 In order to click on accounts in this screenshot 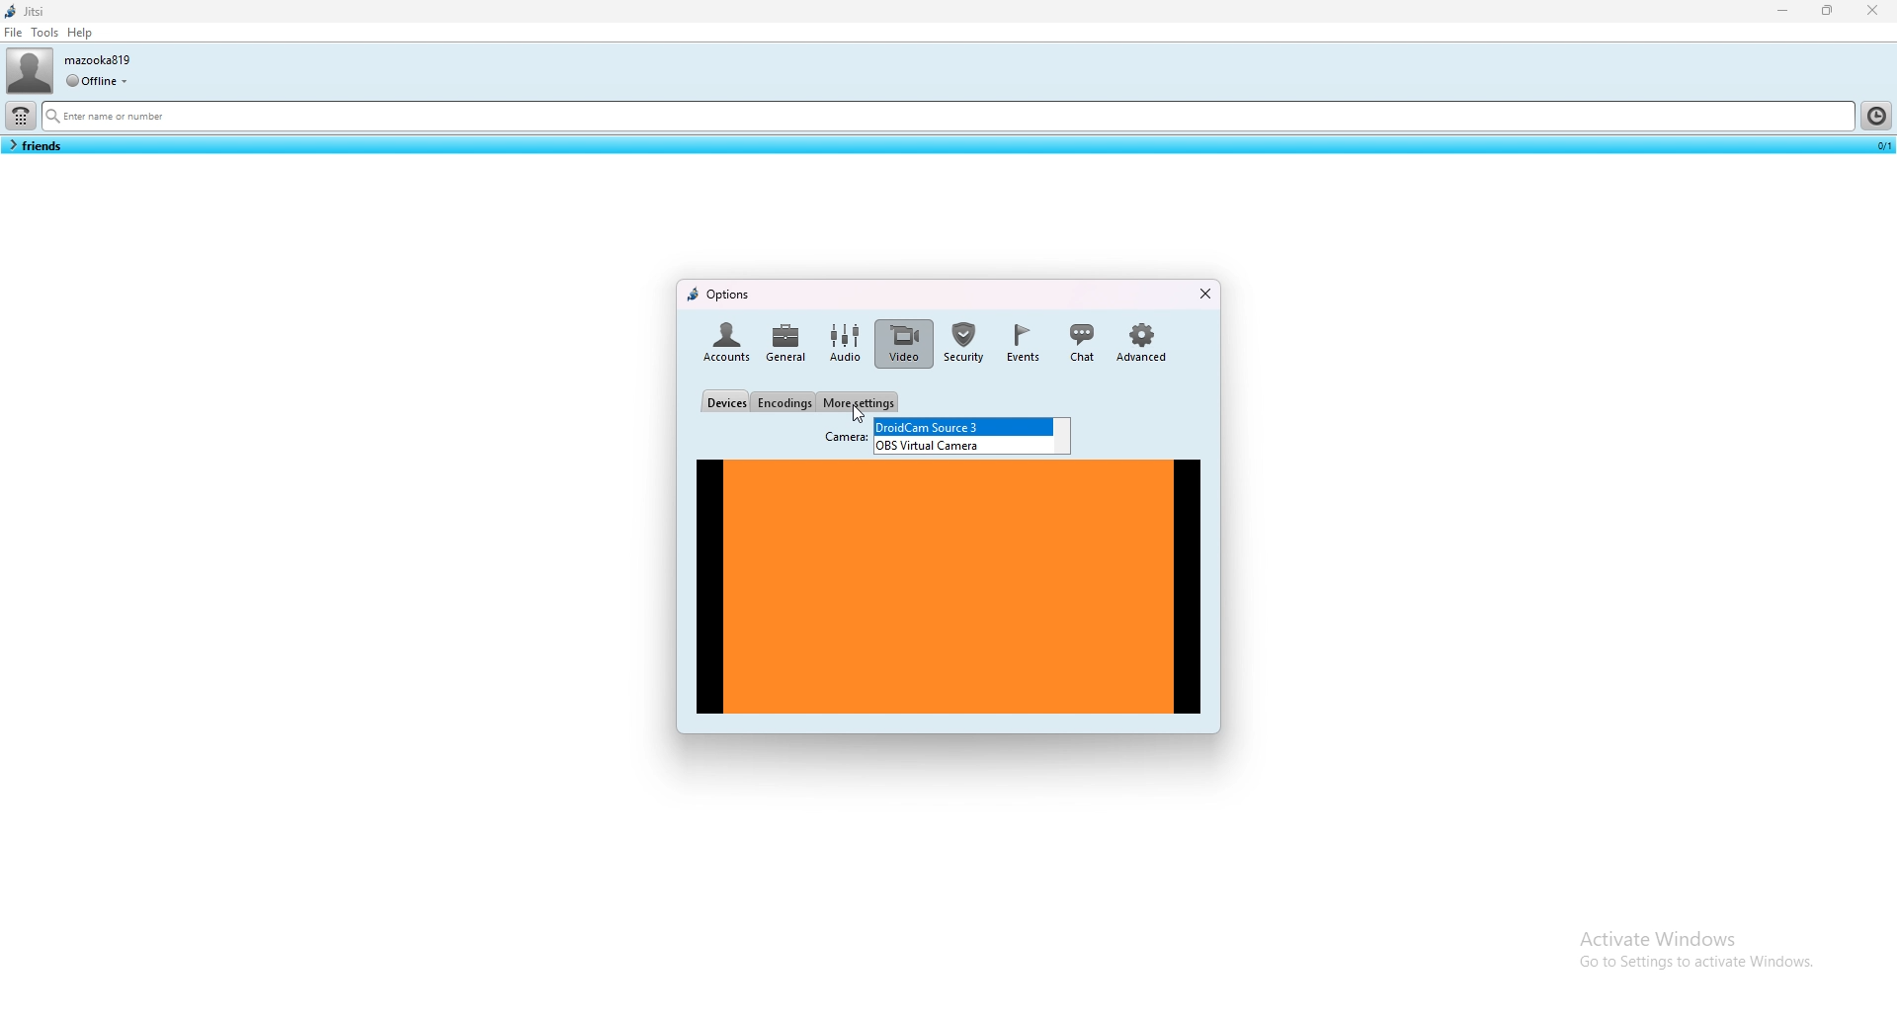, I will do `click(724, 344)`.